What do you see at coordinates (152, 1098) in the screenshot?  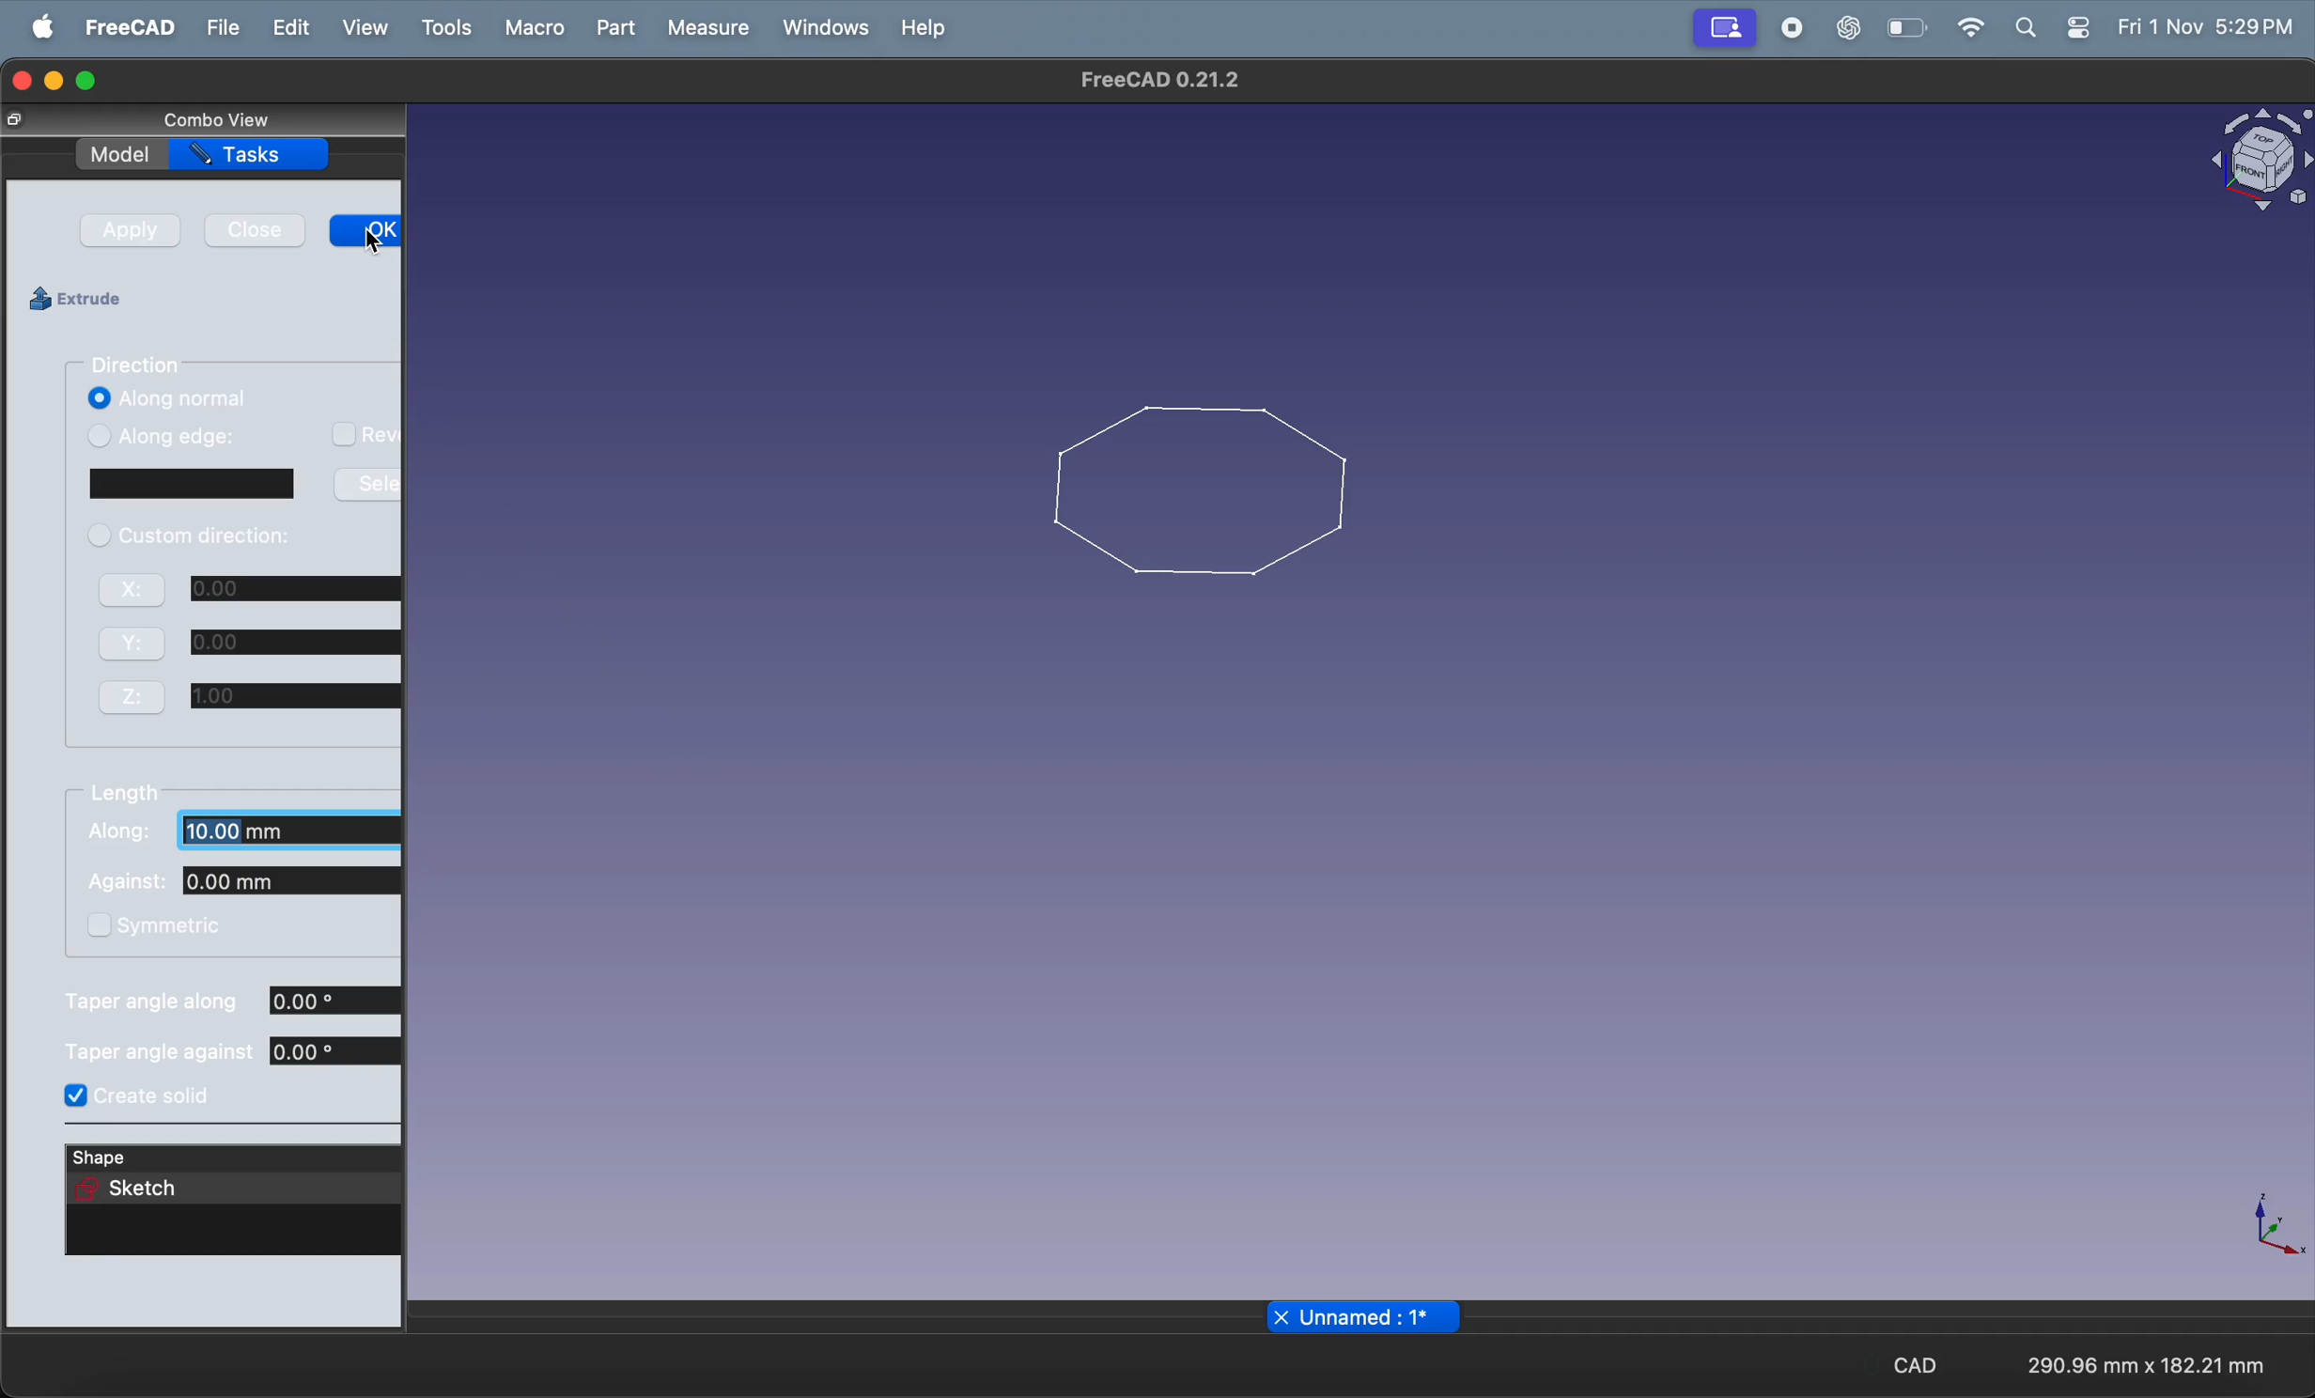 I see `create soild` at bounding box center [152, 1098].